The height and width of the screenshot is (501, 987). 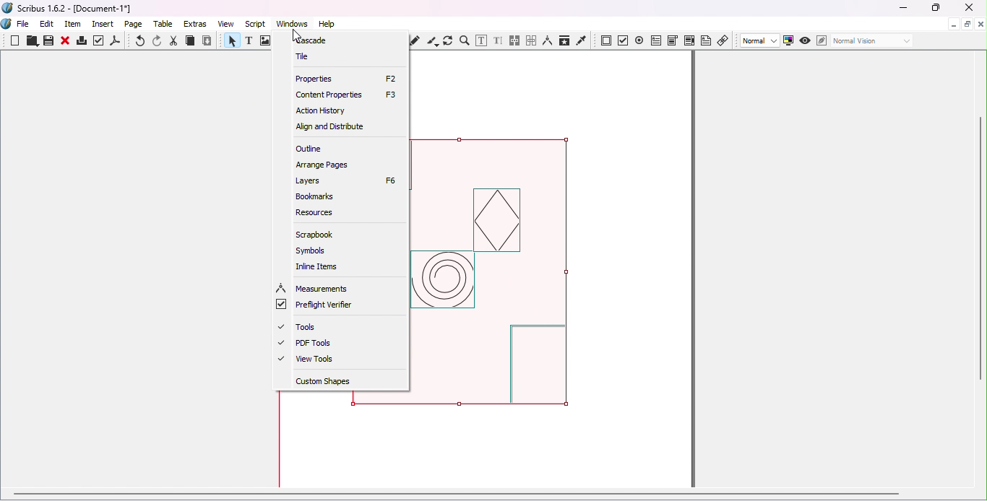 What do you see at coordinates (321, 165) in the screenshot?
I see `Arrange pages` at bounding box center [321, 165].